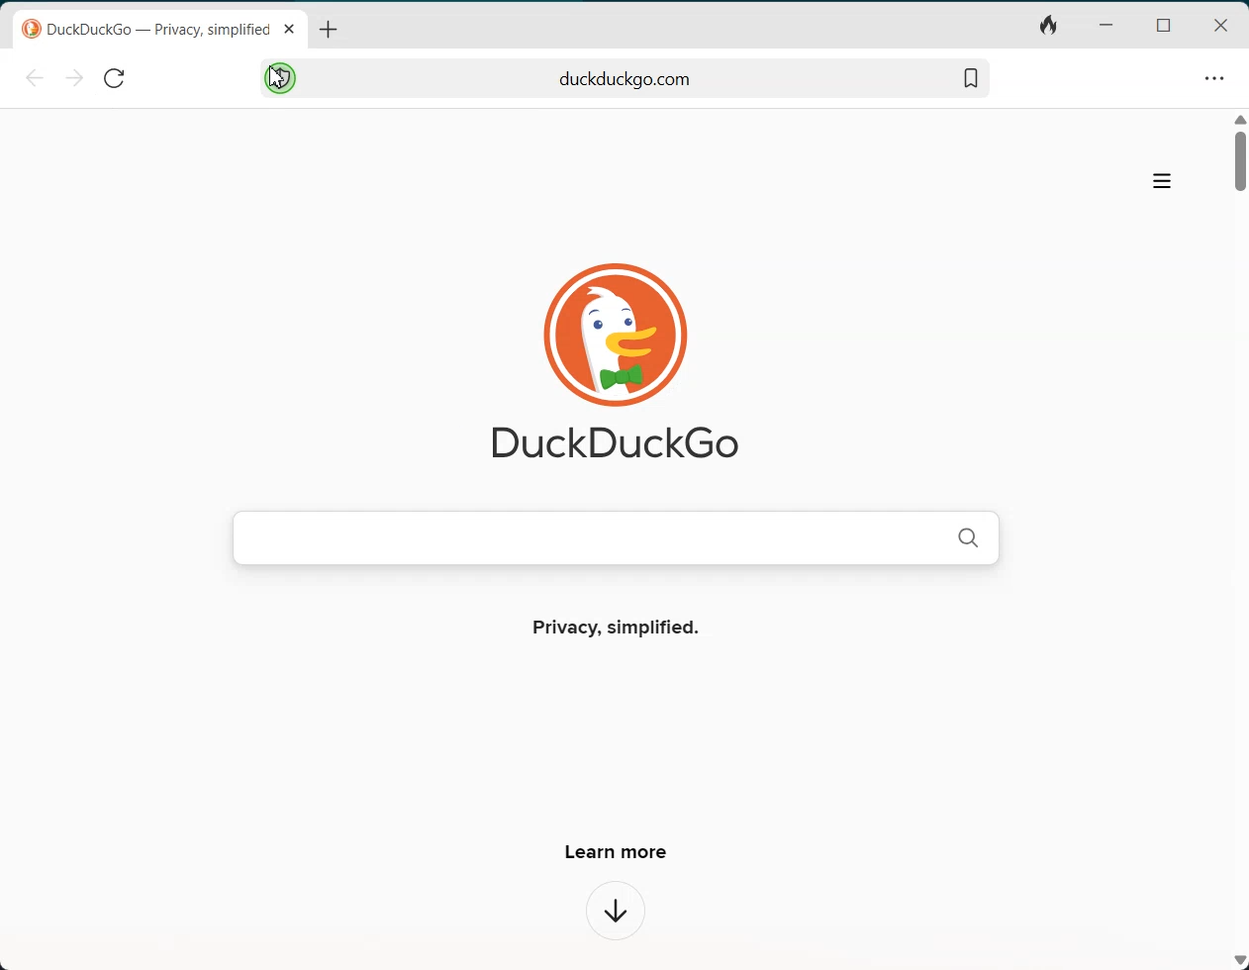 This screenshot has width=1249, height=970. What do you see at coordinates (279, 77) in the screenshot?
I see `Shield protected` at bounding box center [279, 77].